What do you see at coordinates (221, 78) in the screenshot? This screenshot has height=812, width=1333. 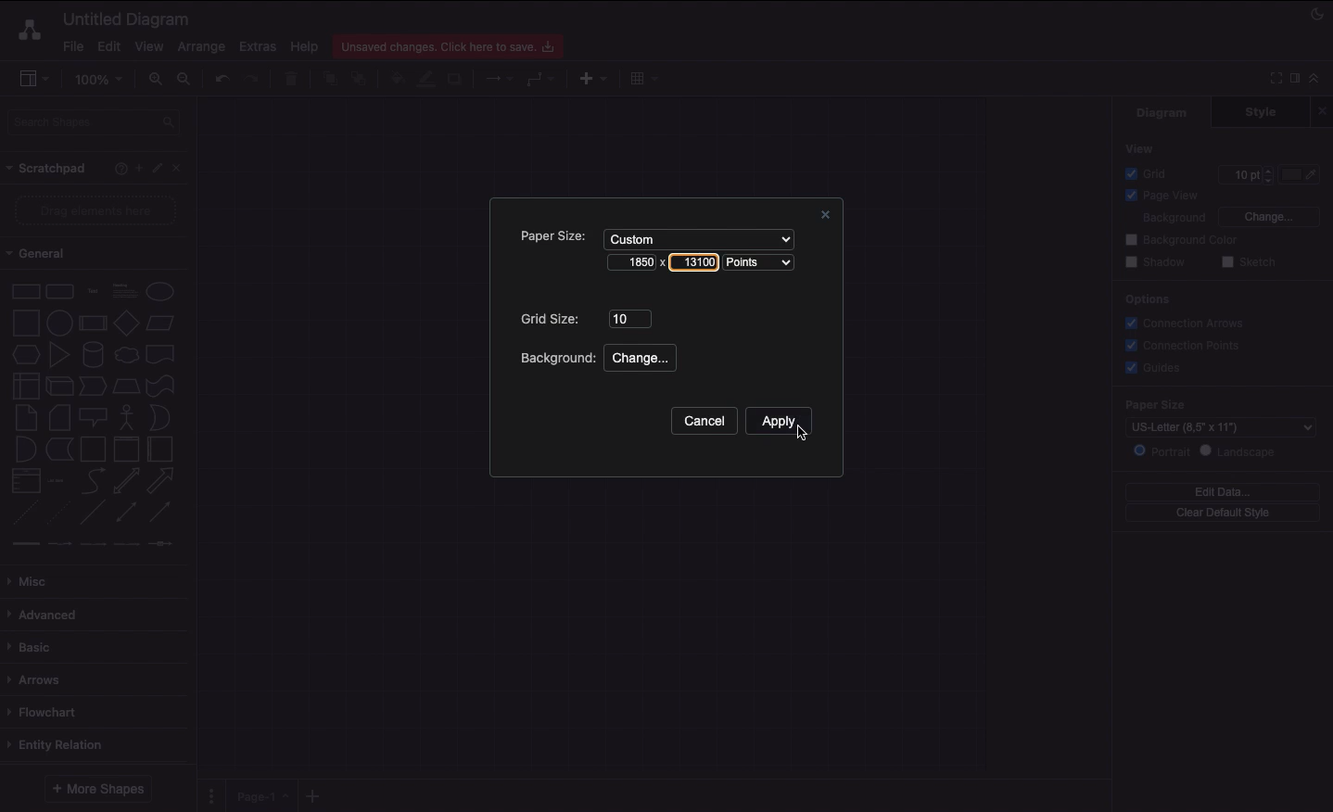 I see `Undo` at bounding box center [221, 78].